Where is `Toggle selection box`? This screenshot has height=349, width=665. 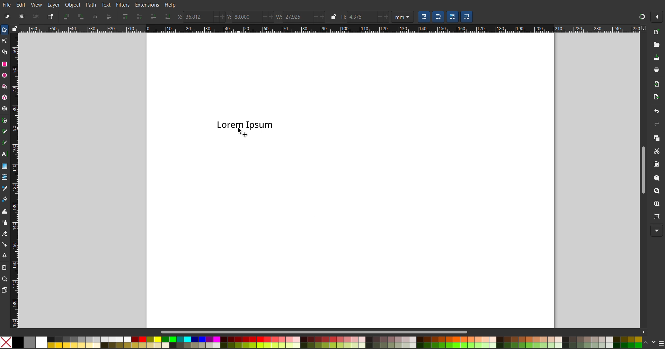 Toggle selection box is located at coordinates (50, 17).